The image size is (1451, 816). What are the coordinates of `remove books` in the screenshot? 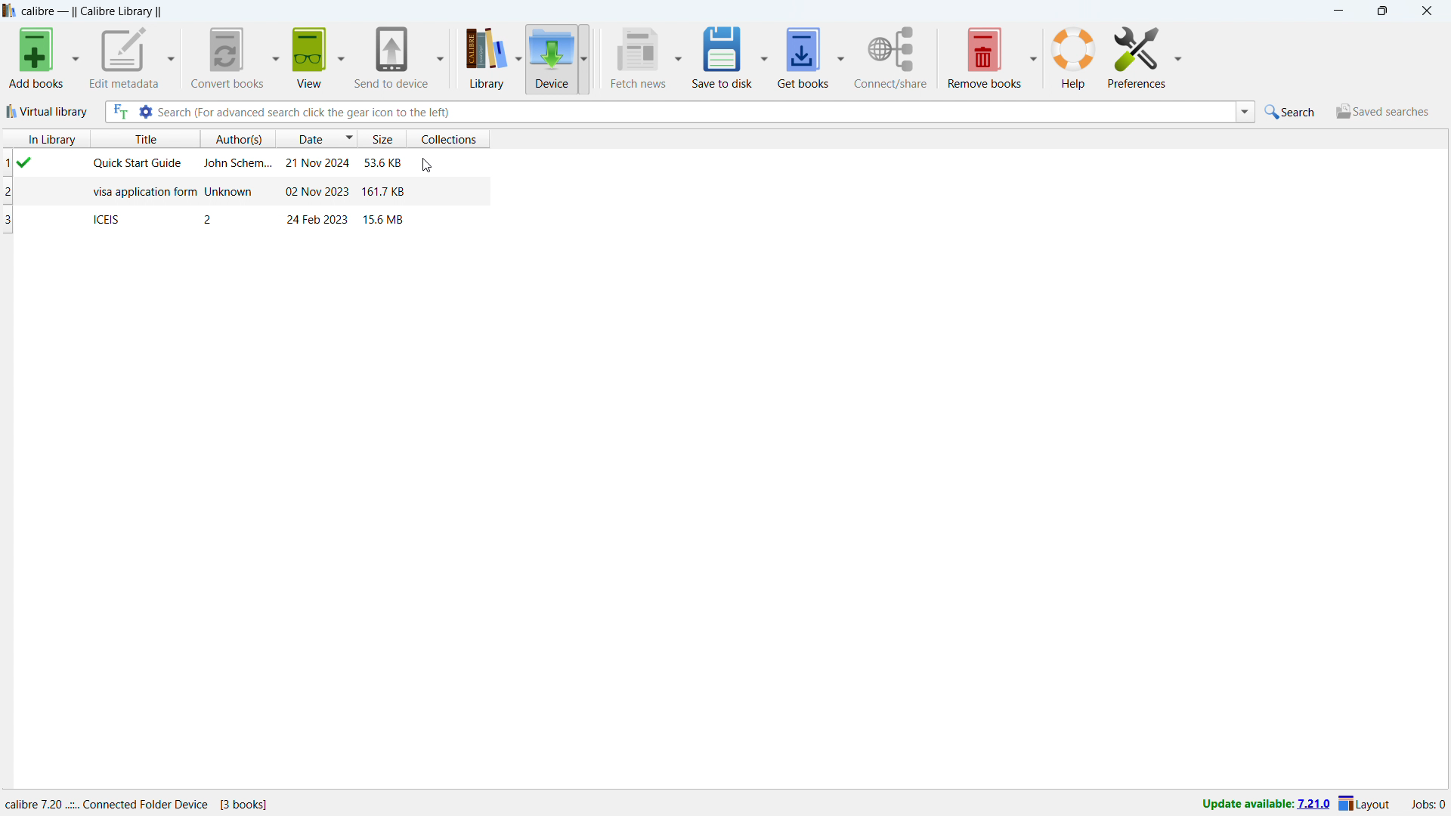 It's located at (984, 56).